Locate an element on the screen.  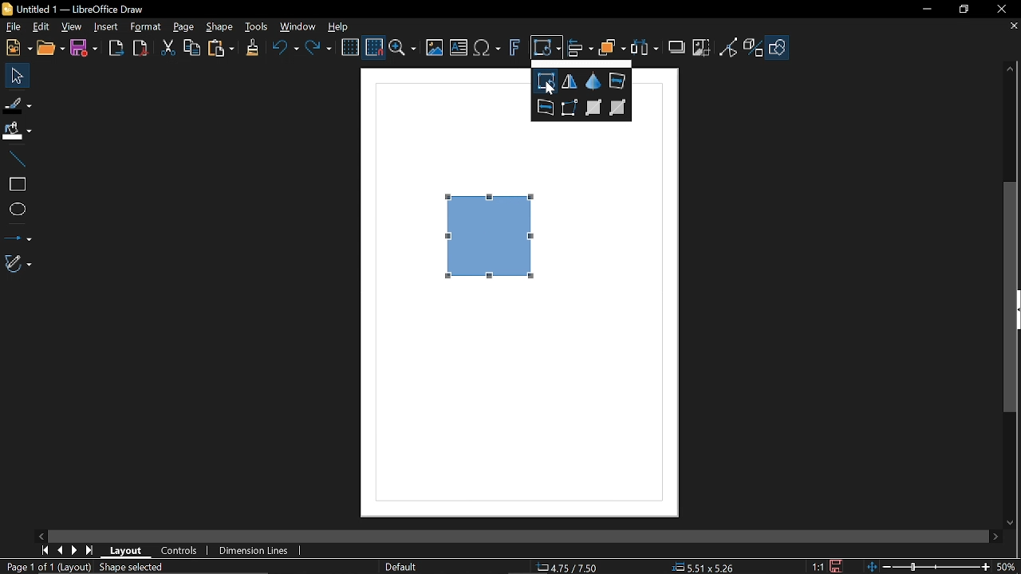
HElp is located at coordinates (337, 25).